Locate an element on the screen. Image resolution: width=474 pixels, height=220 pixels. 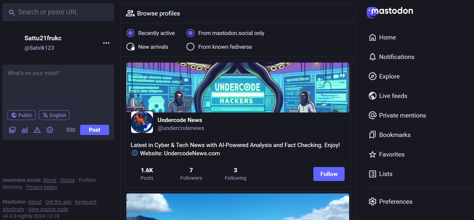
explore is located at coordinates (387, 77).